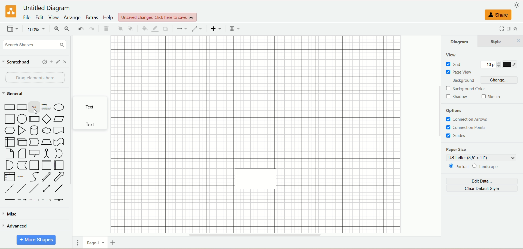 This screenshot has width=523, height=249. I want to click on page-1, so click(94, 243).